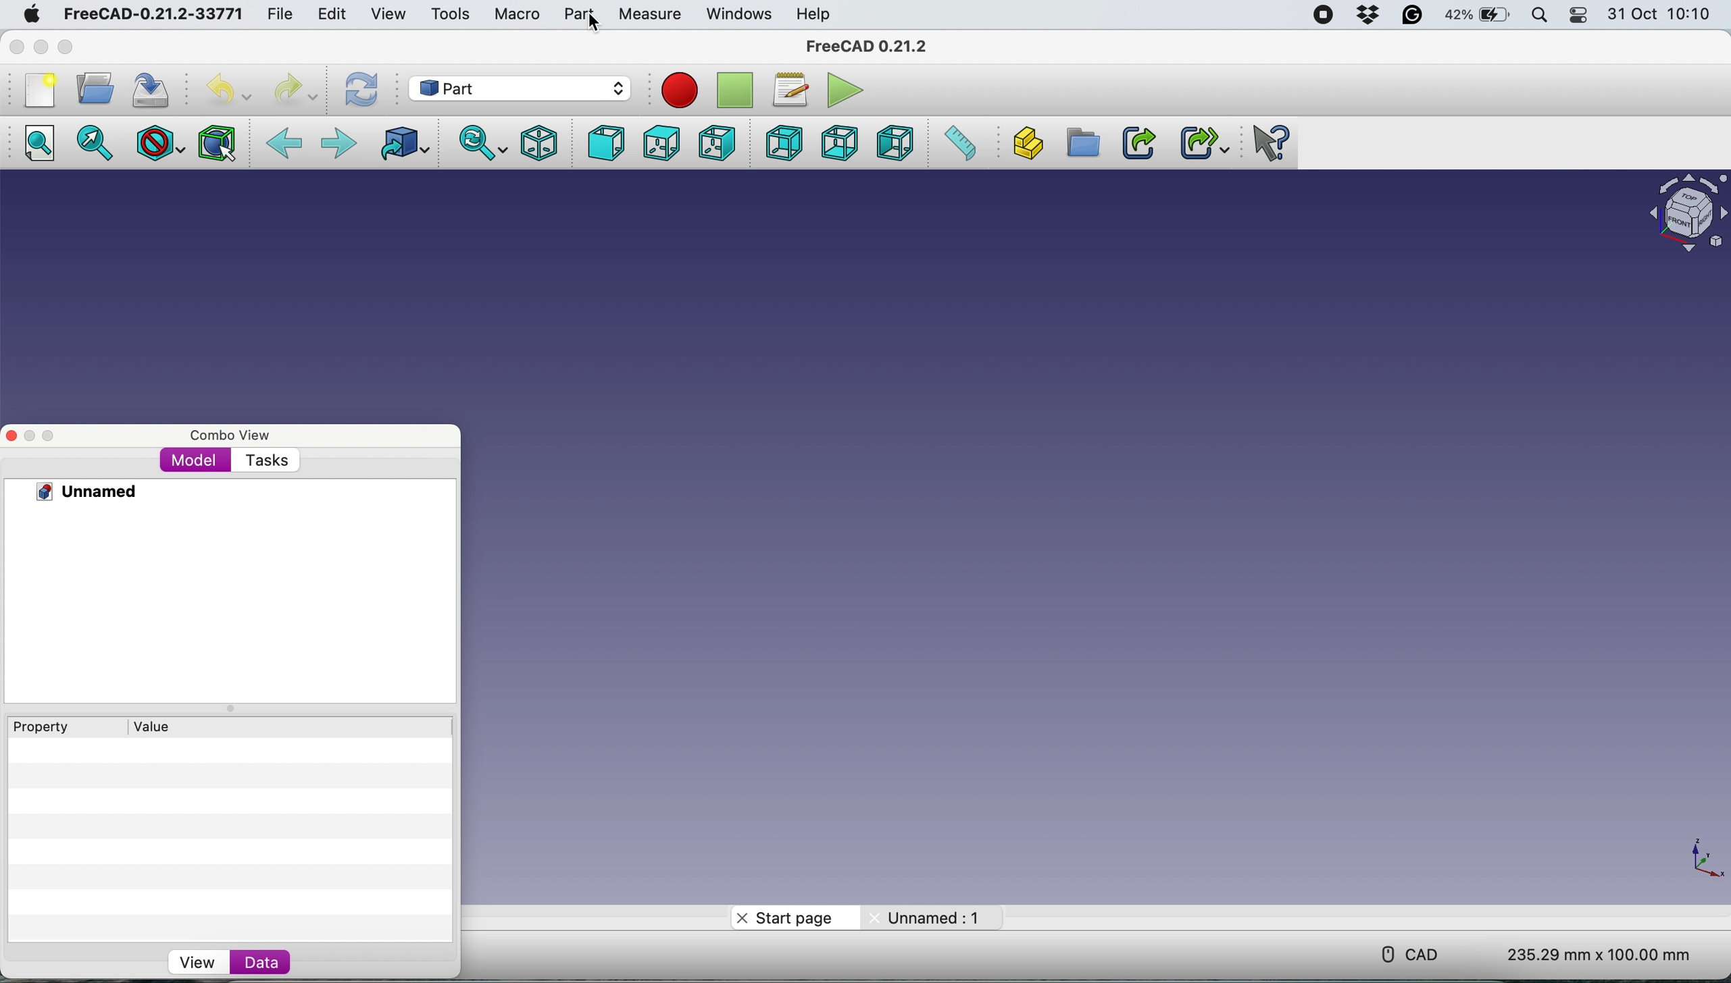  What do you see at coordinates (39, 89) in the screenshot?
I see `New` at bounding box center [39, 89].